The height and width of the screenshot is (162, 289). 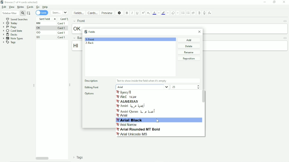 I want to click on Arial Unicode MS, so click(x=132, y=134).